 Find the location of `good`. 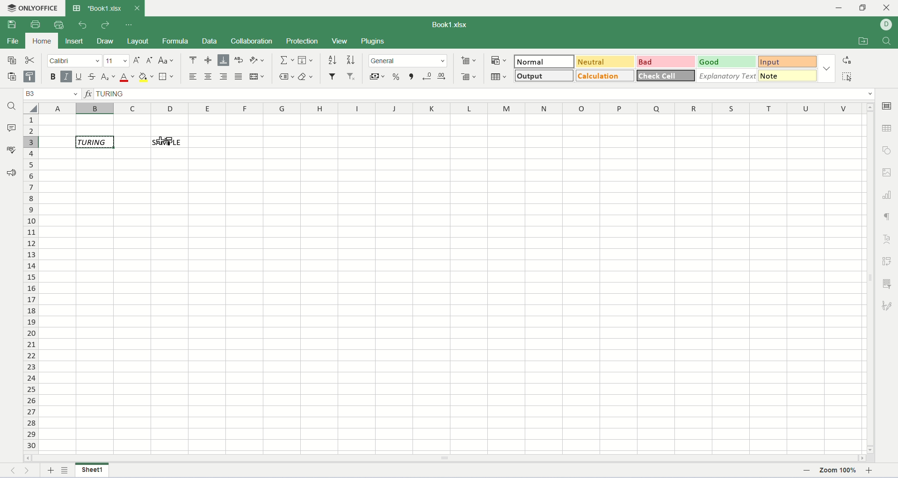

good is located at coordinates (727, 62).